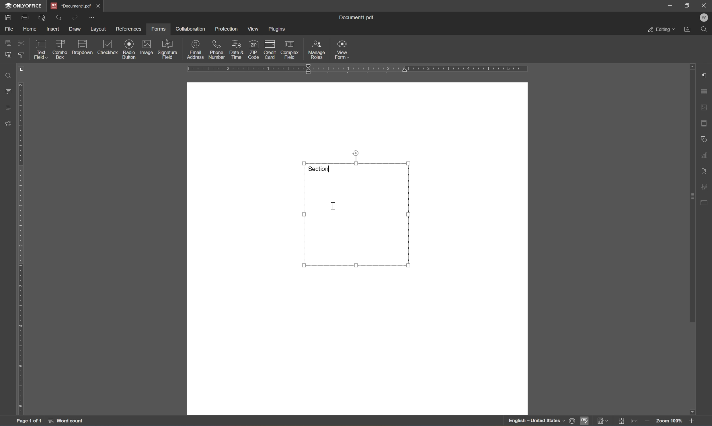 The width and height of the screenshot is (712, 426). Describe the element at coordinates (168, 50) in the screenshot. I see `signature field` at that location.